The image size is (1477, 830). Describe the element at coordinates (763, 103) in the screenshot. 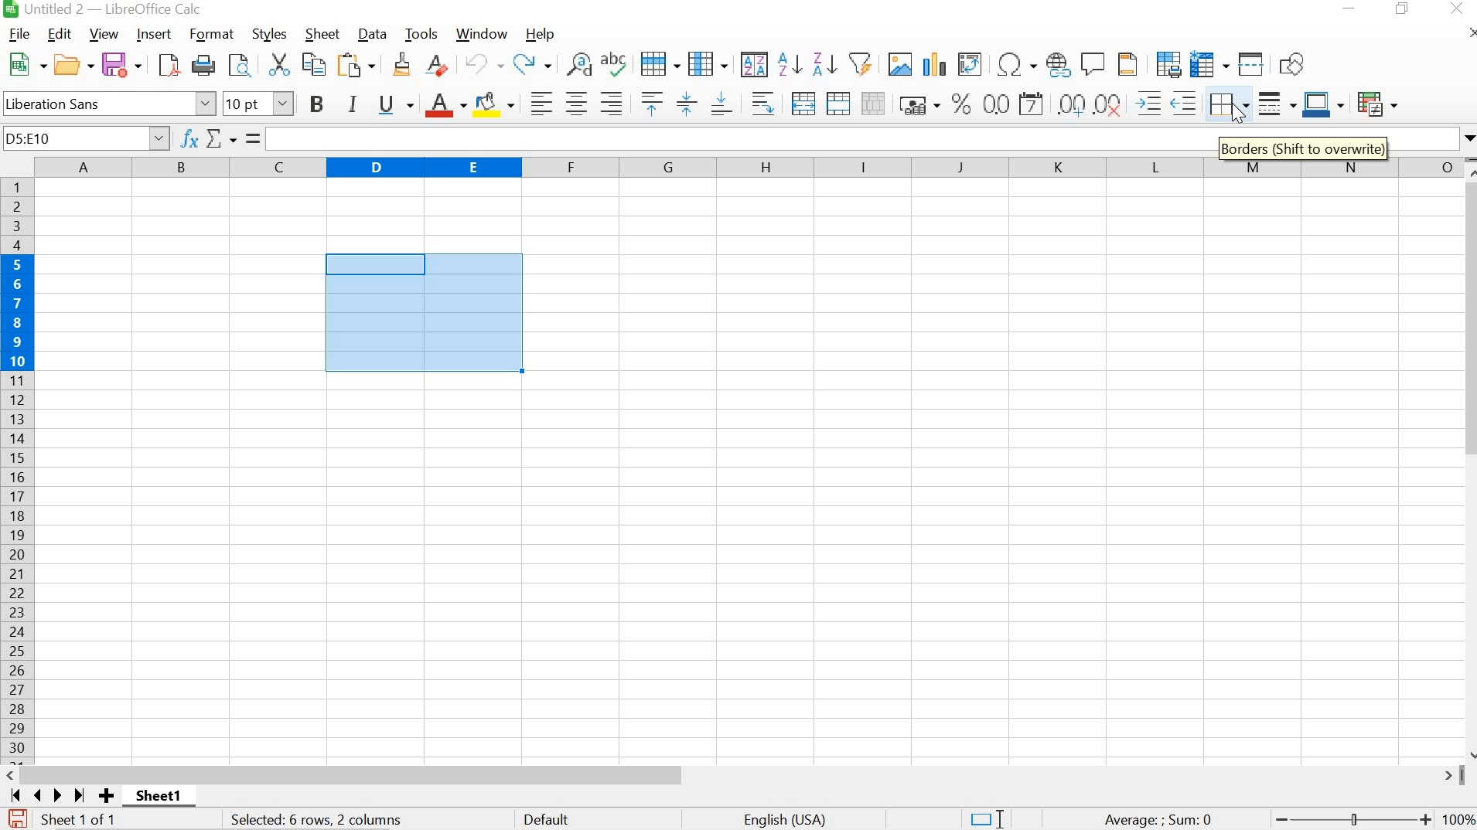

I see `WRAP TEXT` at that location.